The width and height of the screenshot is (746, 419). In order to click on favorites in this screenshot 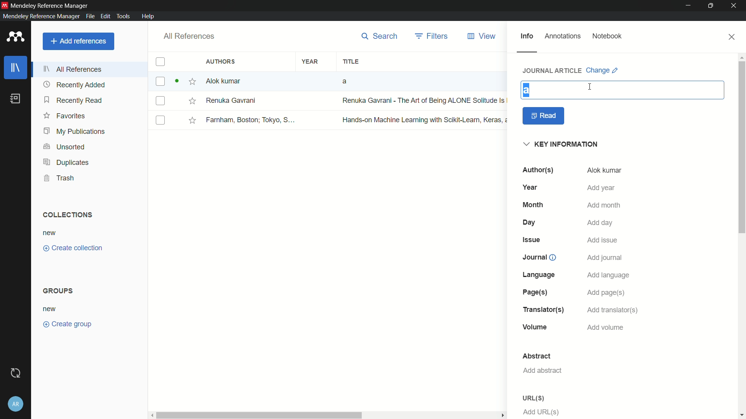, I will do `click(64, 115)`.